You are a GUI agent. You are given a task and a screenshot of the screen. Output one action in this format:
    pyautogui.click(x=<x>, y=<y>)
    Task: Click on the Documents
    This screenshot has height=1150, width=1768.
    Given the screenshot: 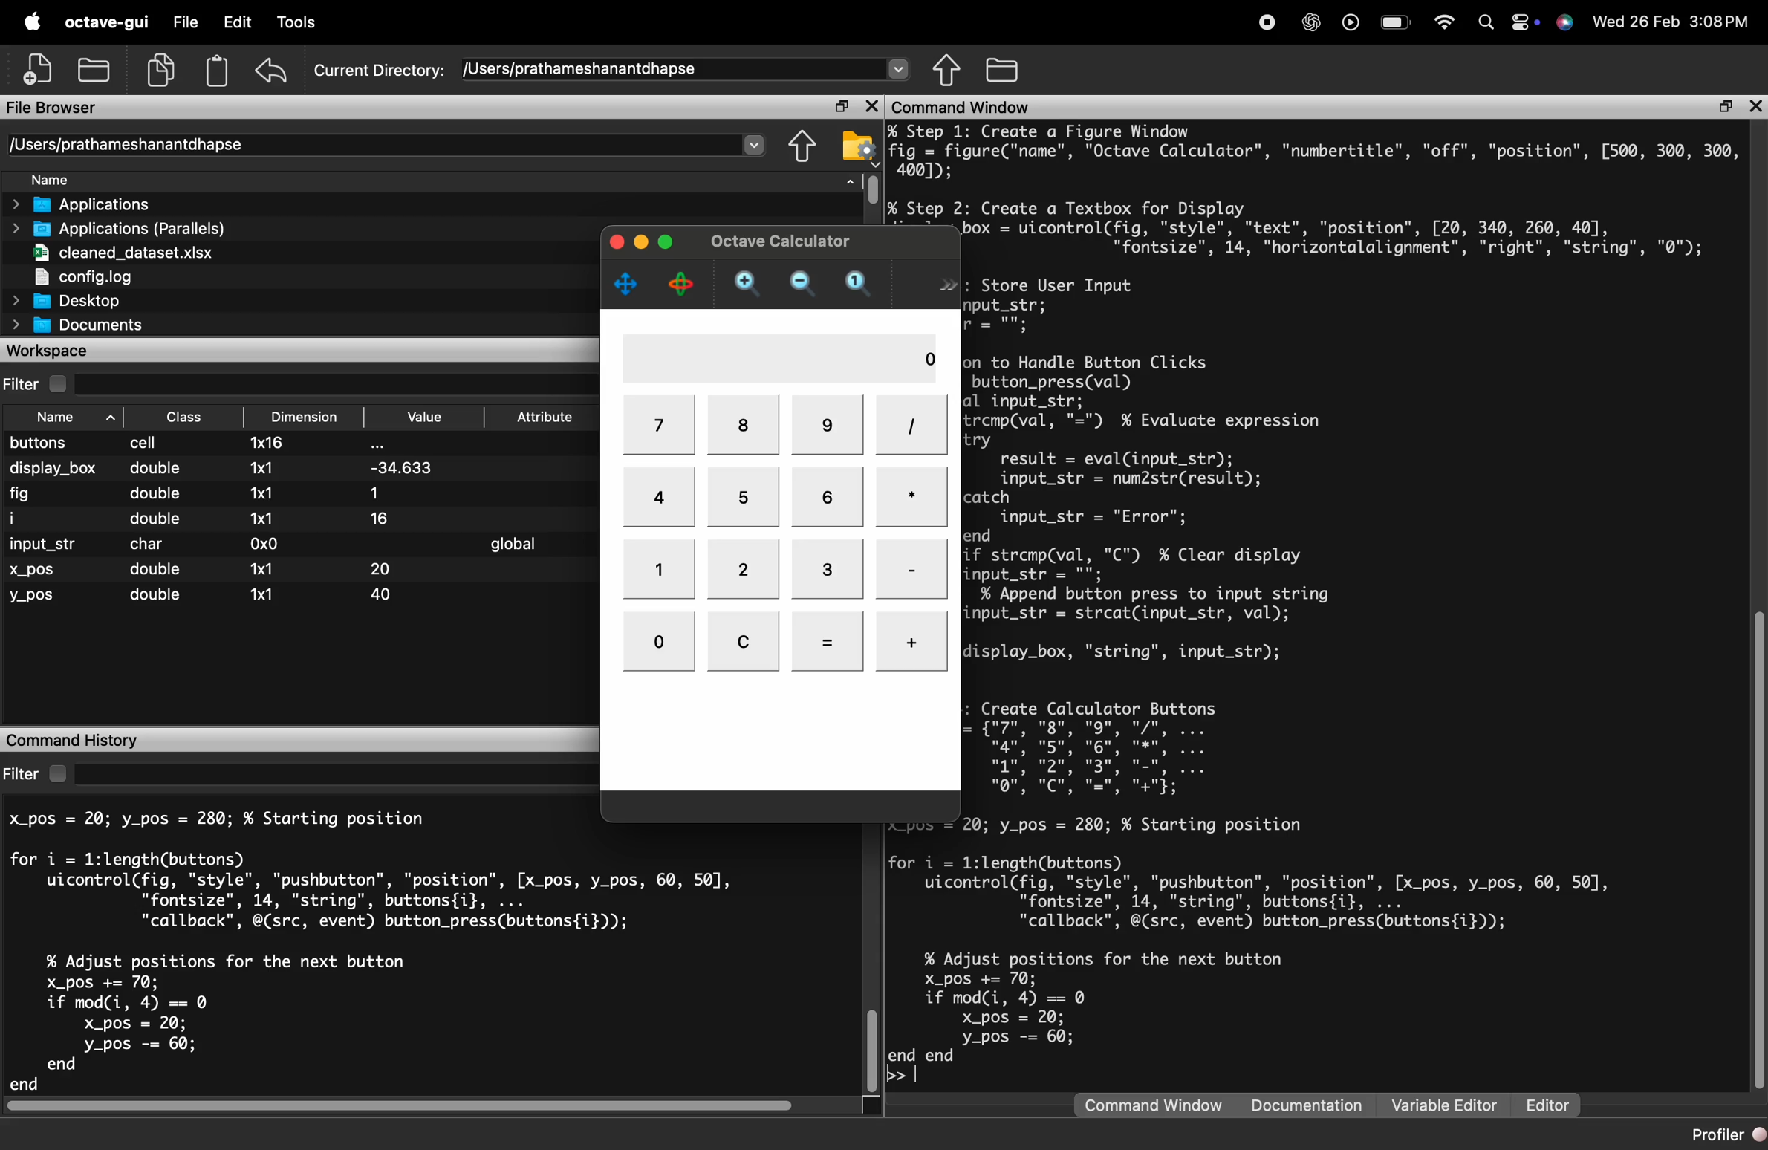 What is the action you would take?
    pyautogui.click(x=74, y=325)
    